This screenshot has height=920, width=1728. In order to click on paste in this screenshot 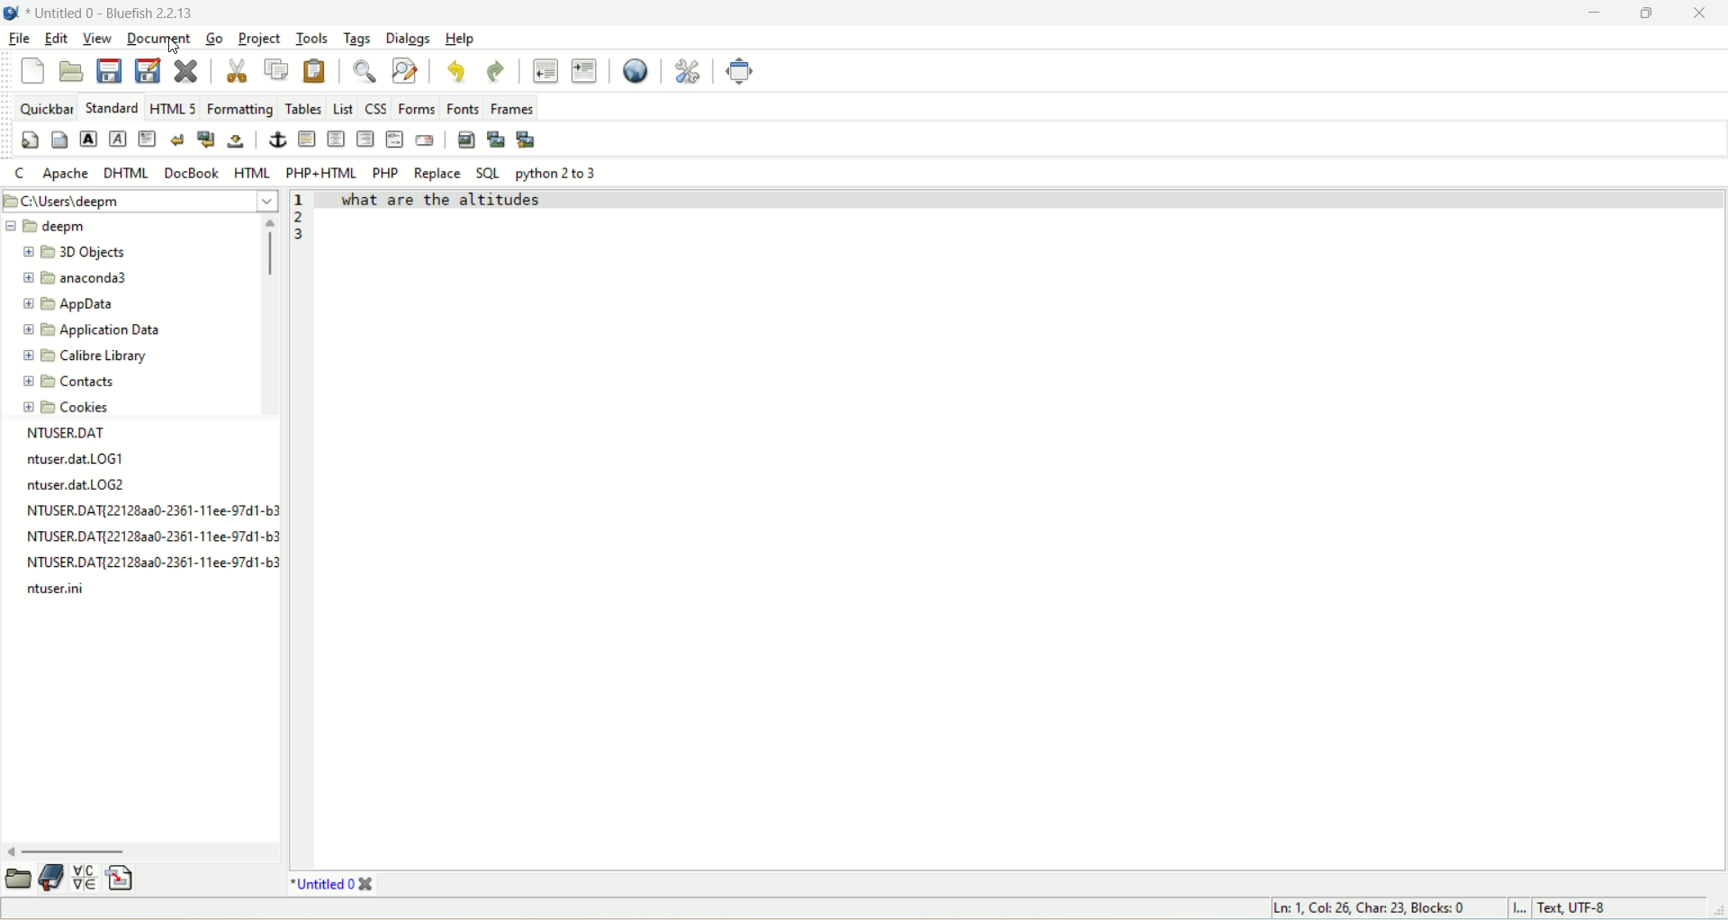, I will do `click(314, 70)`.